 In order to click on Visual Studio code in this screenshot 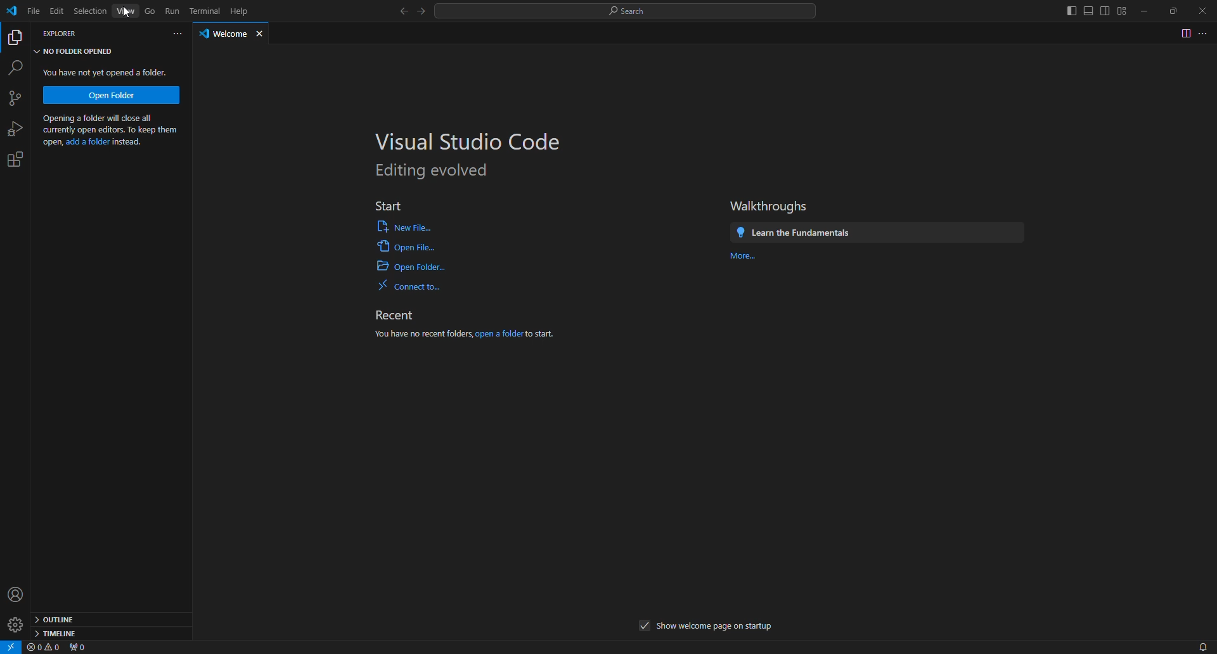, I will do `click(461, 138)`.